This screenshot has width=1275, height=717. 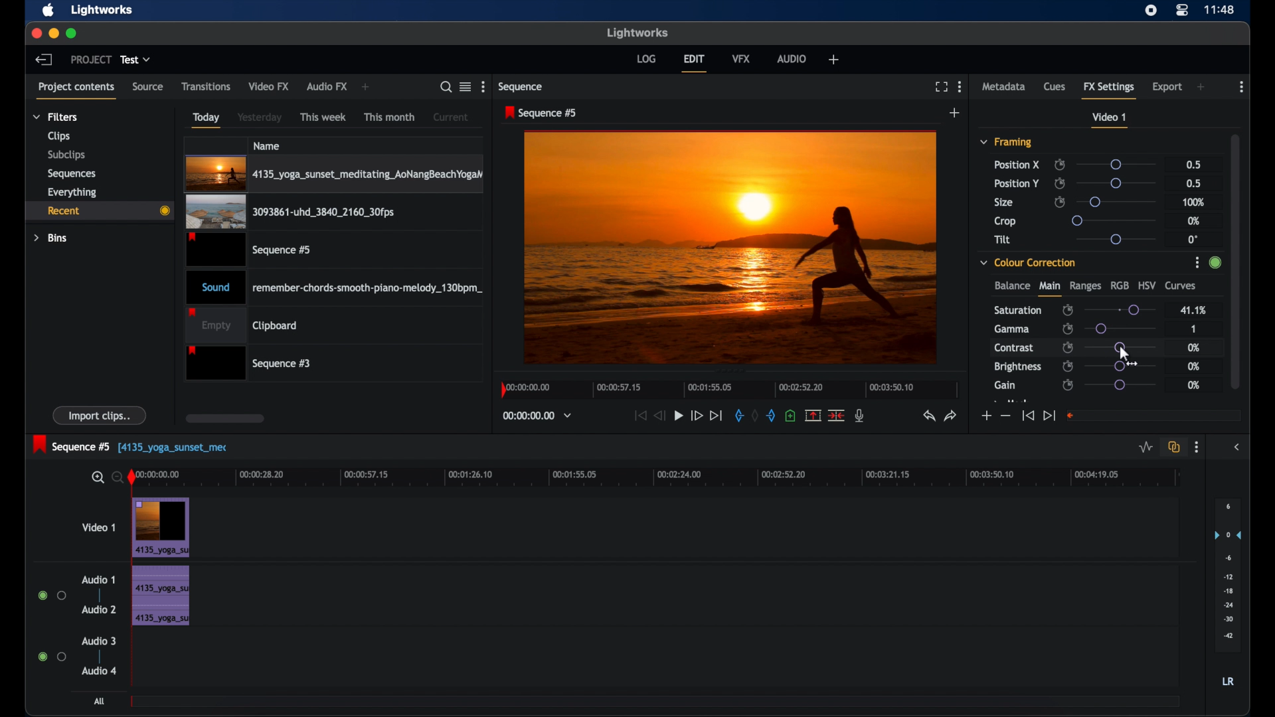 I want to click on position x, so click(x=1017, y=164).